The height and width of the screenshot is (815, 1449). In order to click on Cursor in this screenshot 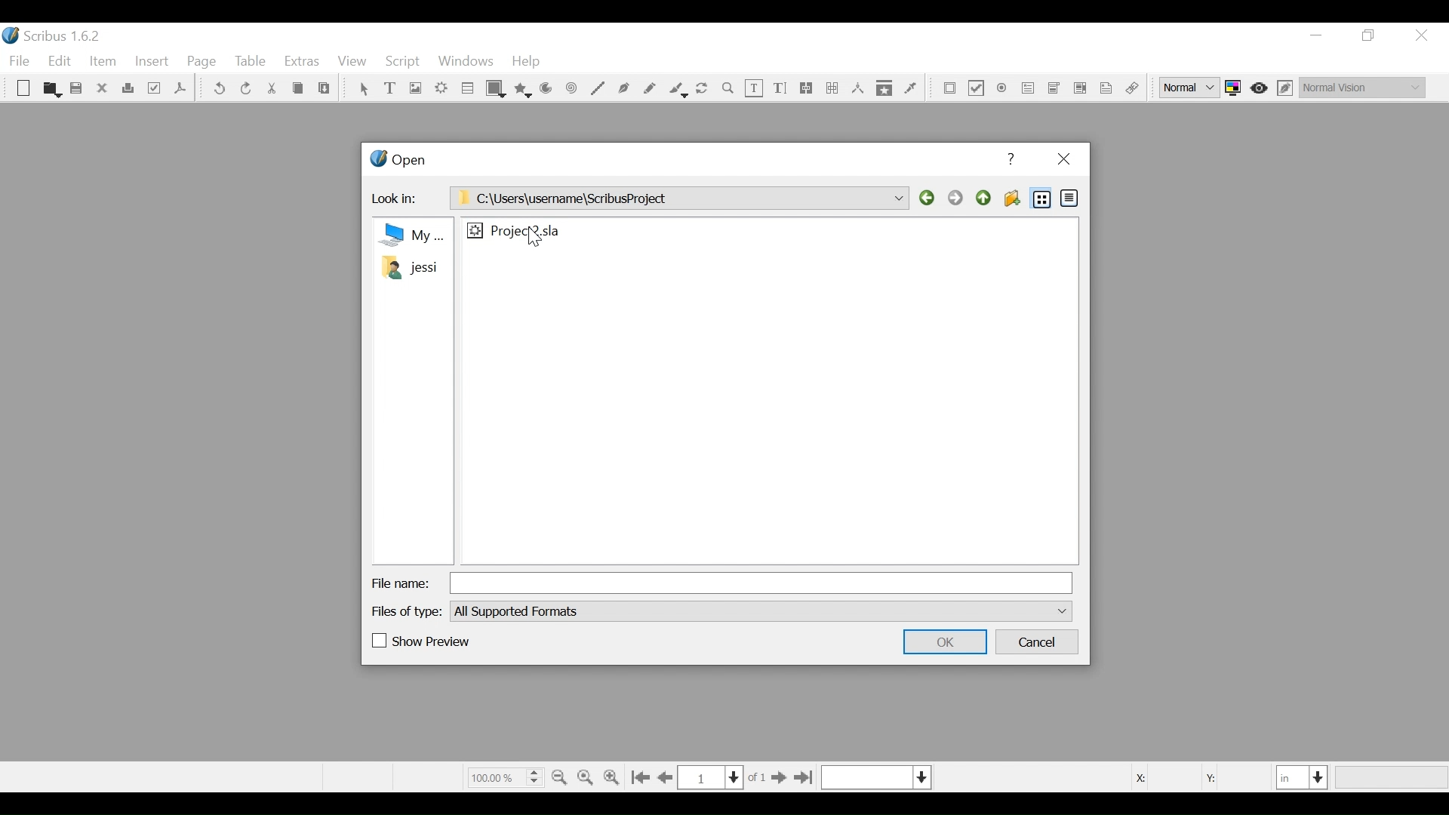, I will do `click(535, 237)`.